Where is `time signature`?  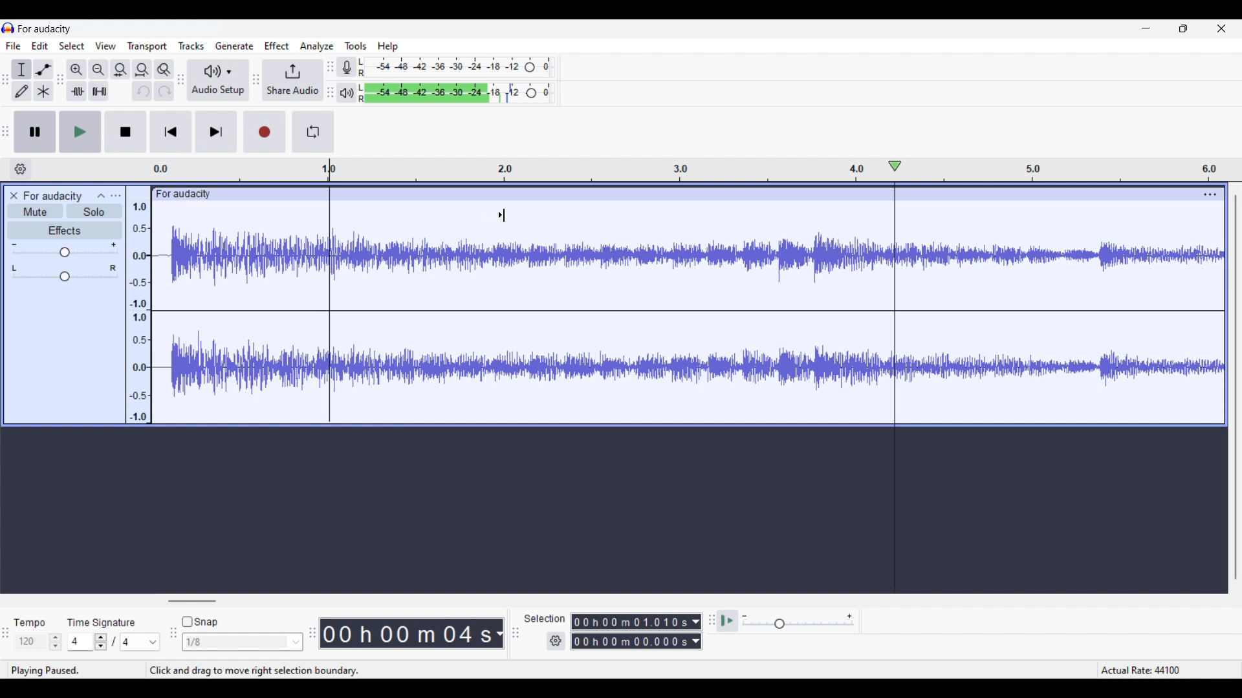 time signature is located at coordinates (102, 622).